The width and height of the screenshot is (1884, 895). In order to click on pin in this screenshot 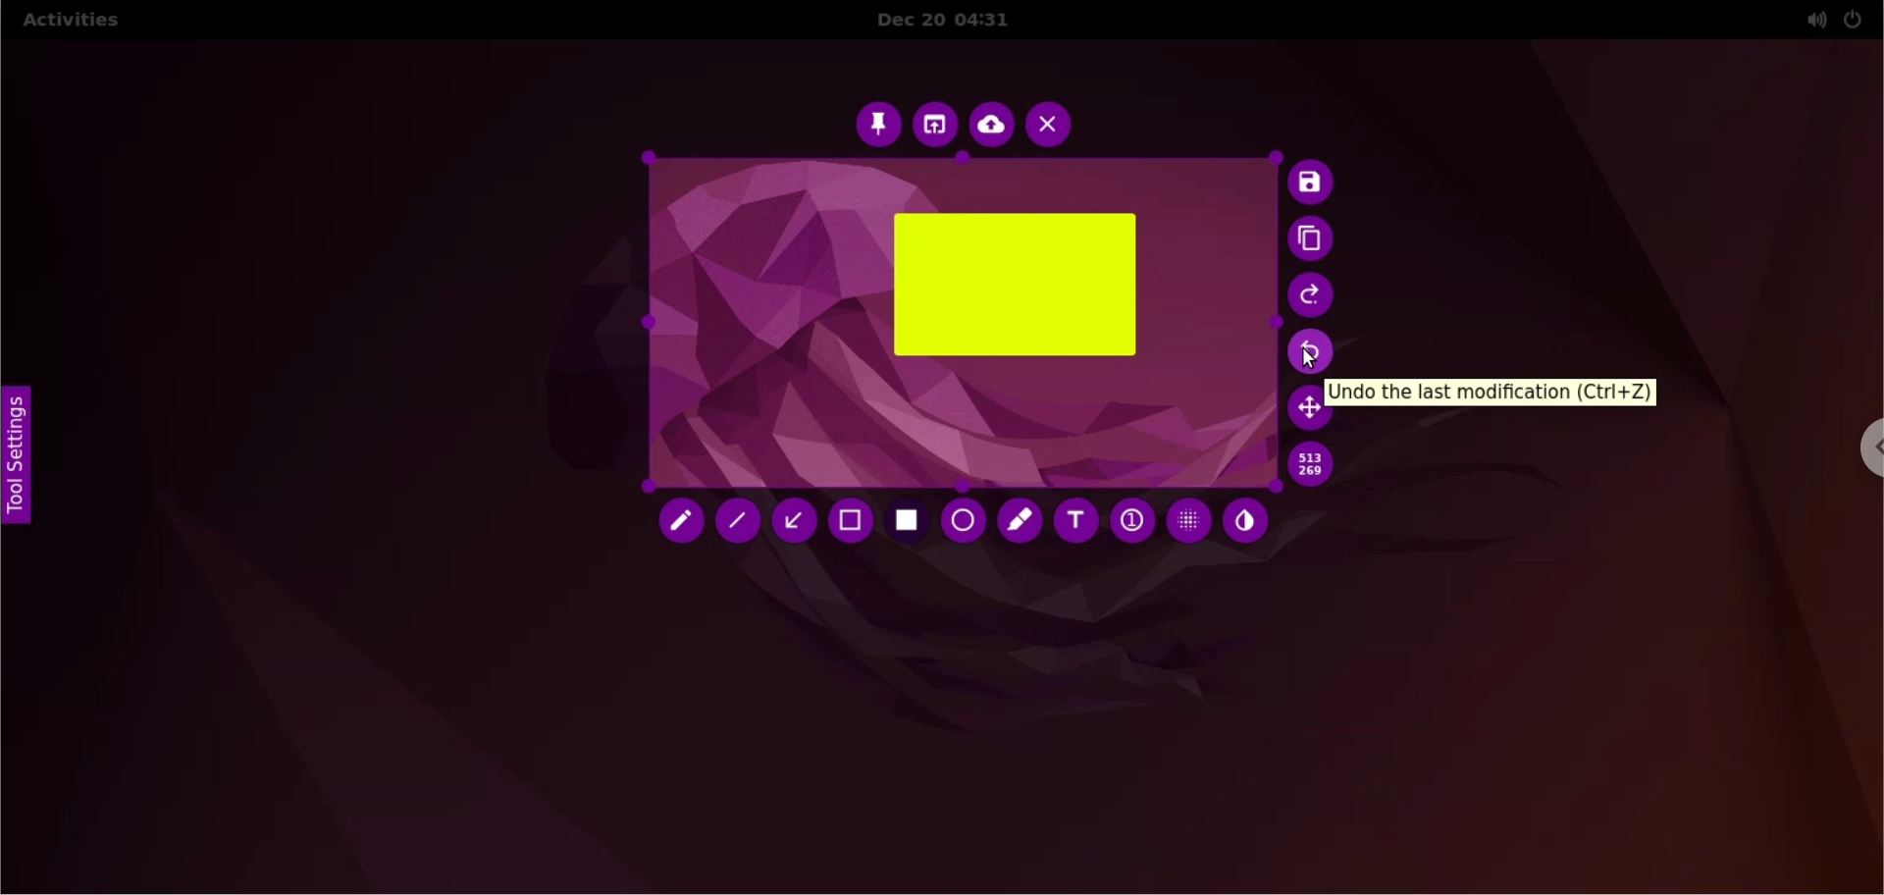, I will do `click(878, 124)`.